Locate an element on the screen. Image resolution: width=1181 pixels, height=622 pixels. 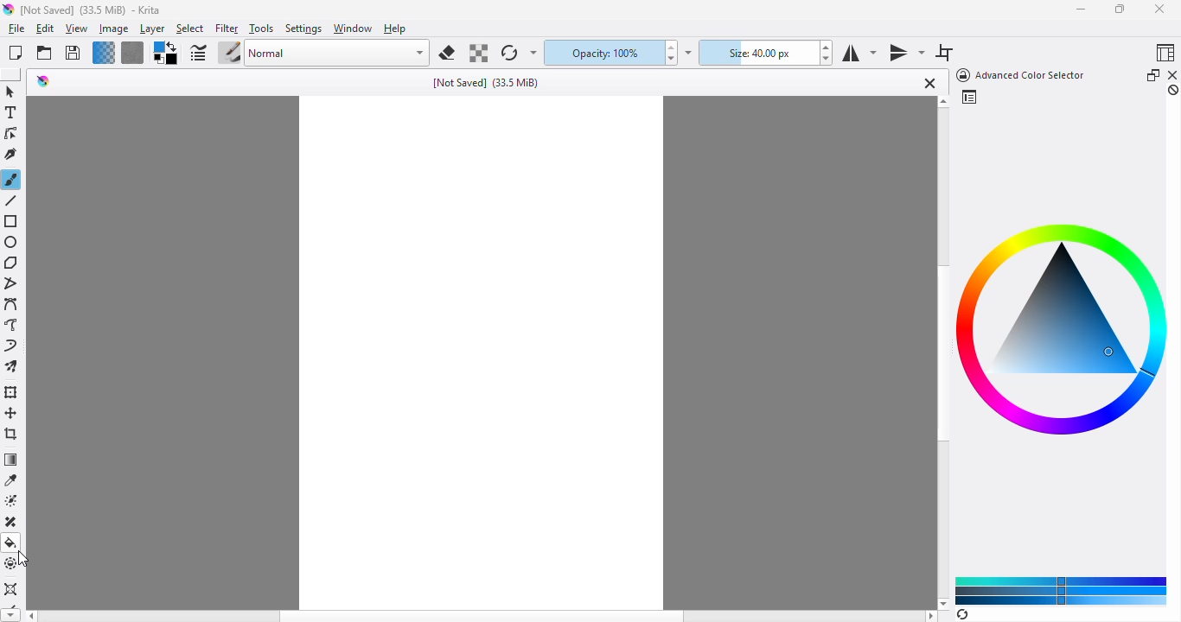
scroll left is located at coordinates (30, 616).